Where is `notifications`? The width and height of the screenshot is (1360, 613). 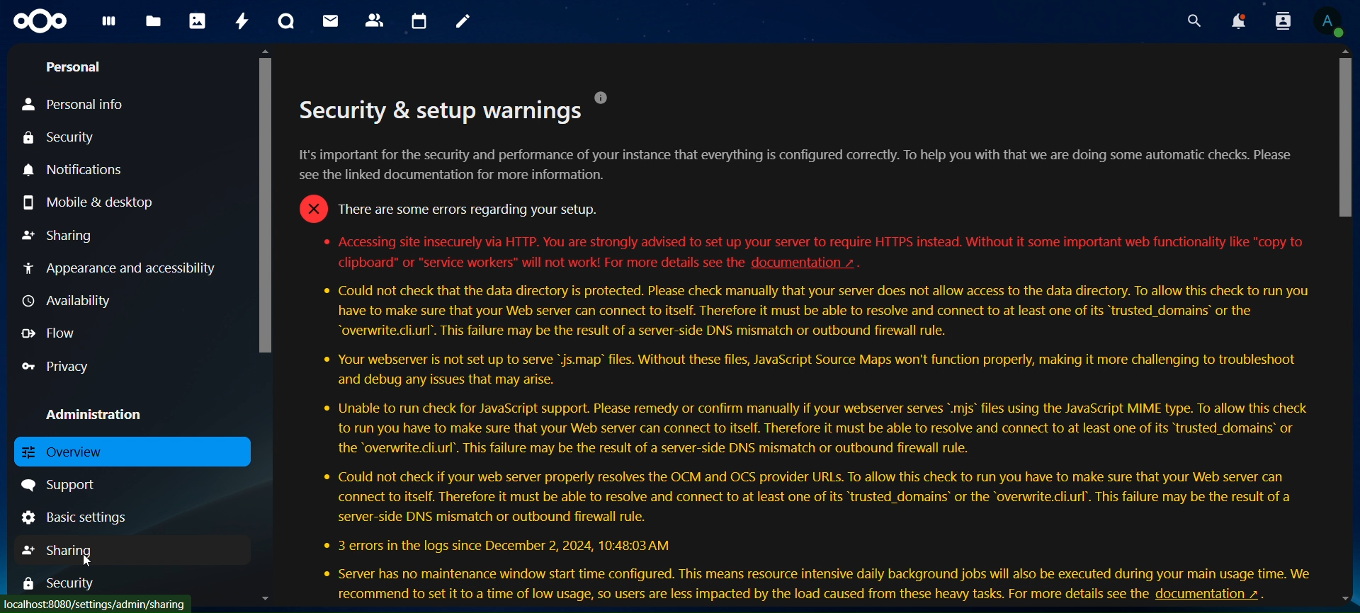
notifications is located at coordinates (1236, 20).